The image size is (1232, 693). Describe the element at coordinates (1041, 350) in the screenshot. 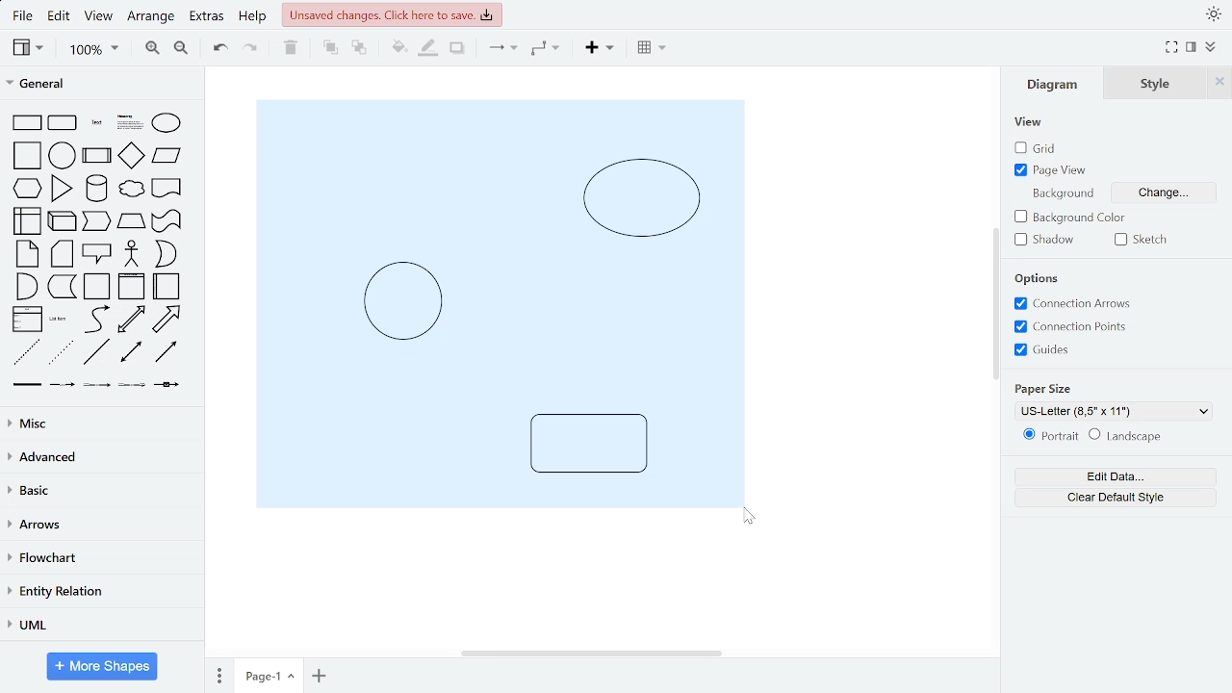

I see `guides` at that location.